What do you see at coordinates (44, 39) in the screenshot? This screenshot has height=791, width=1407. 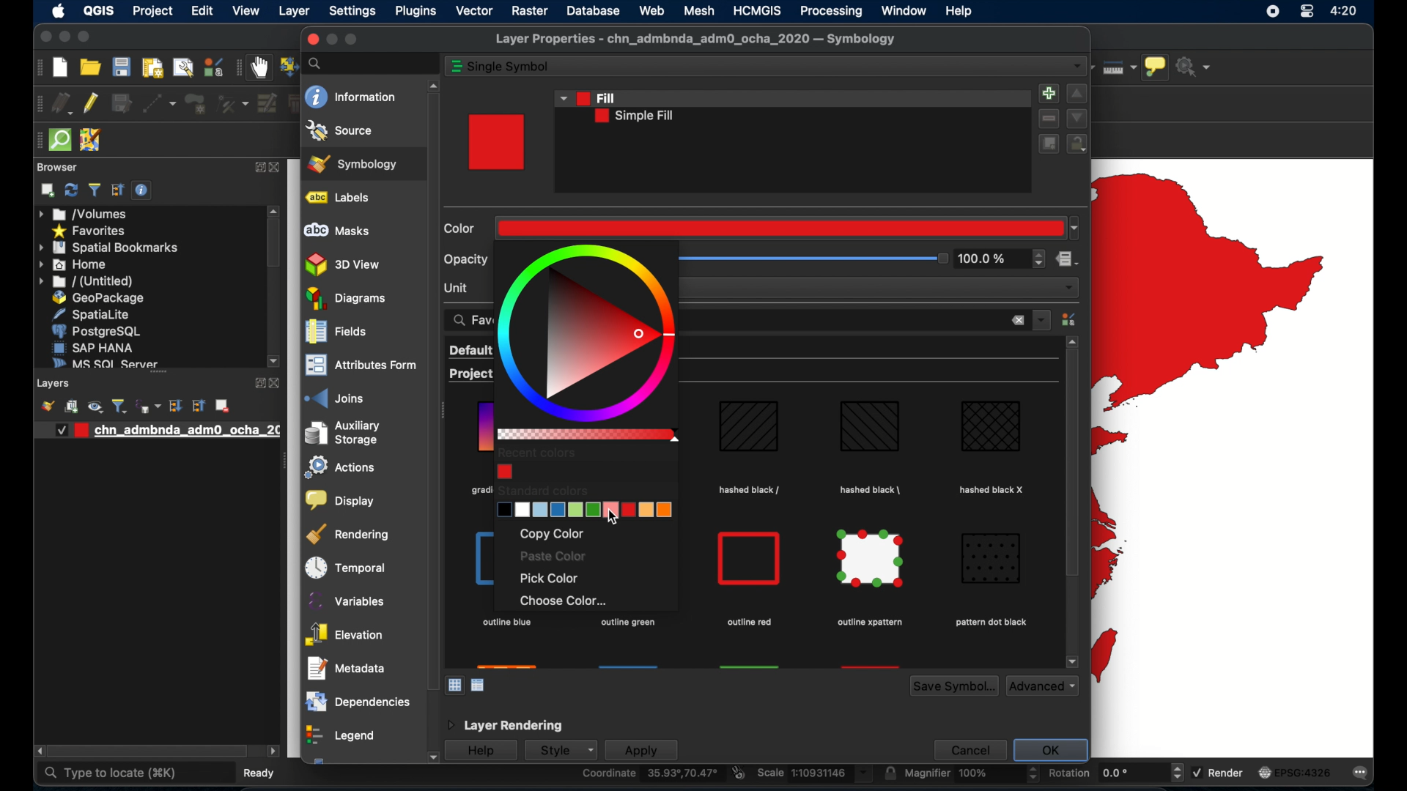 I see `close` at bounding box center [44, 39].